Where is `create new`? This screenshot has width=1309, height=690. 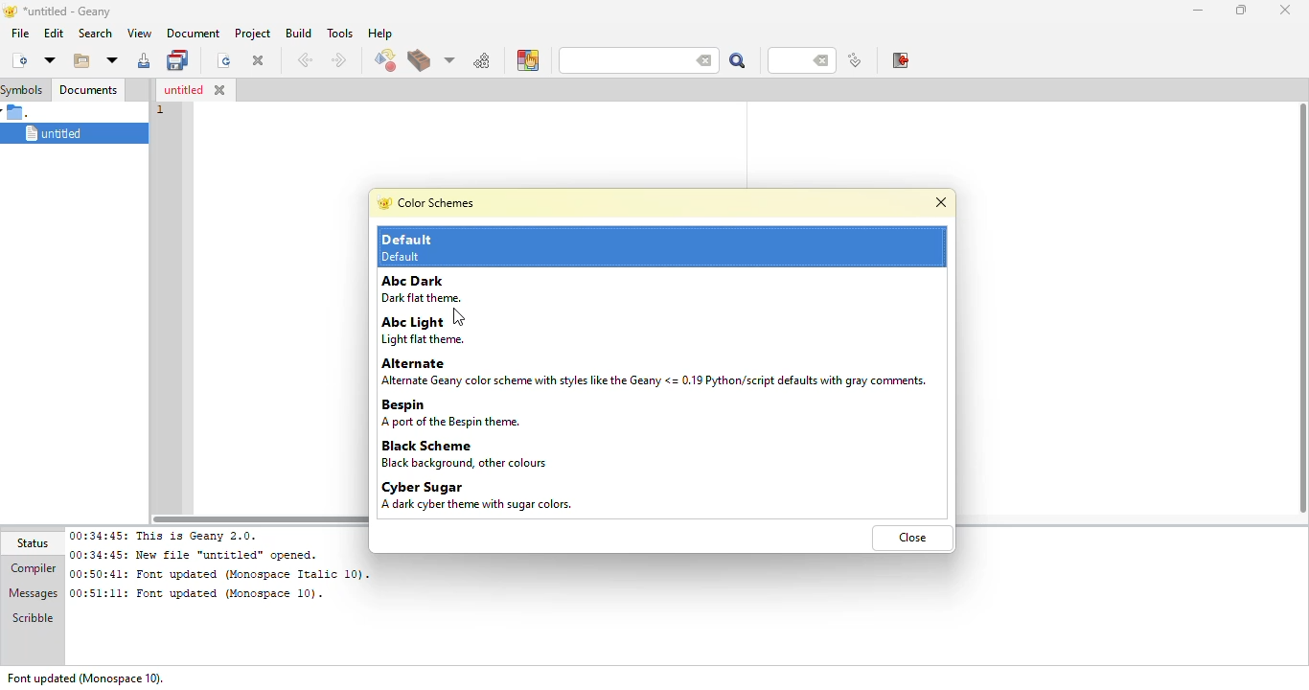 create new is located at coordinates (18, 59).